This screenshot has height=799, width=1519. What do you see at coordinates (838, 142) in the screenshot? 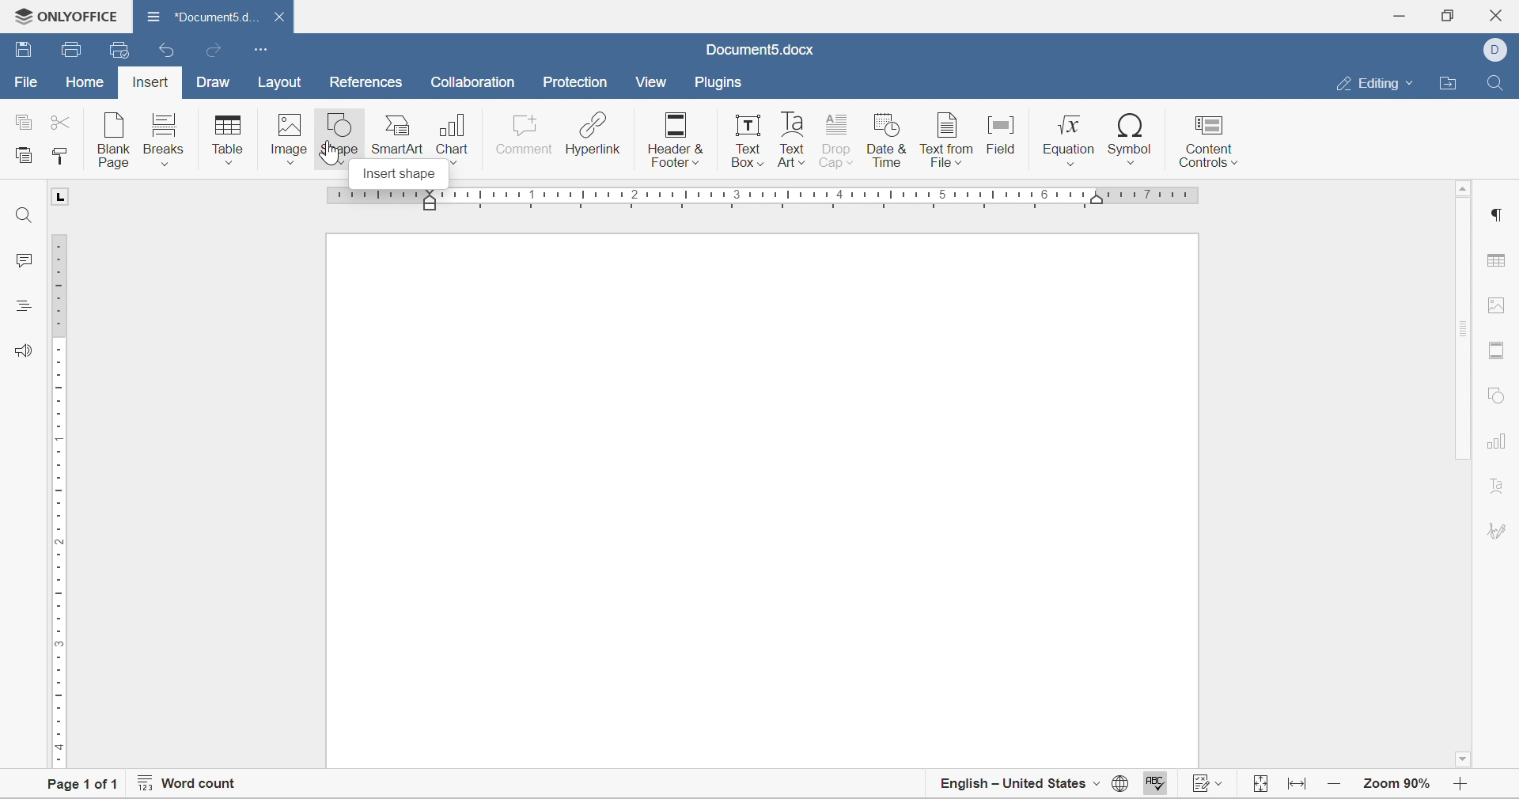
I see `drop cap` at bounding box center [838, 142].